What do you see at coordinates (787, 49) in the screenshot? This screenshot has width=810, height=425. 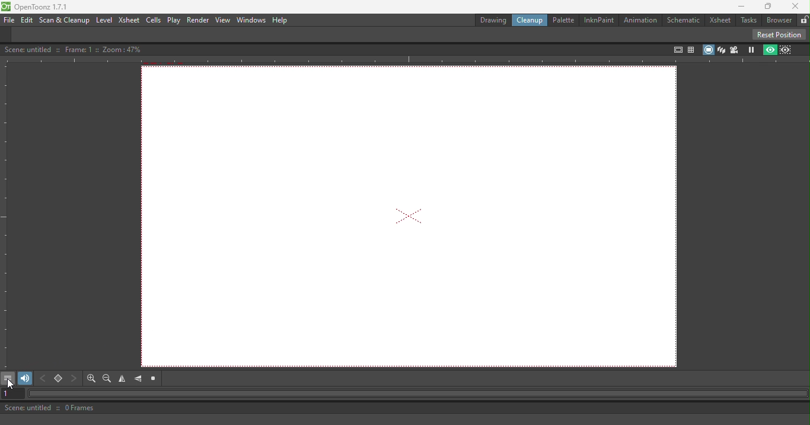 I see `Sub-camera view` at bounding box center [787, 49].